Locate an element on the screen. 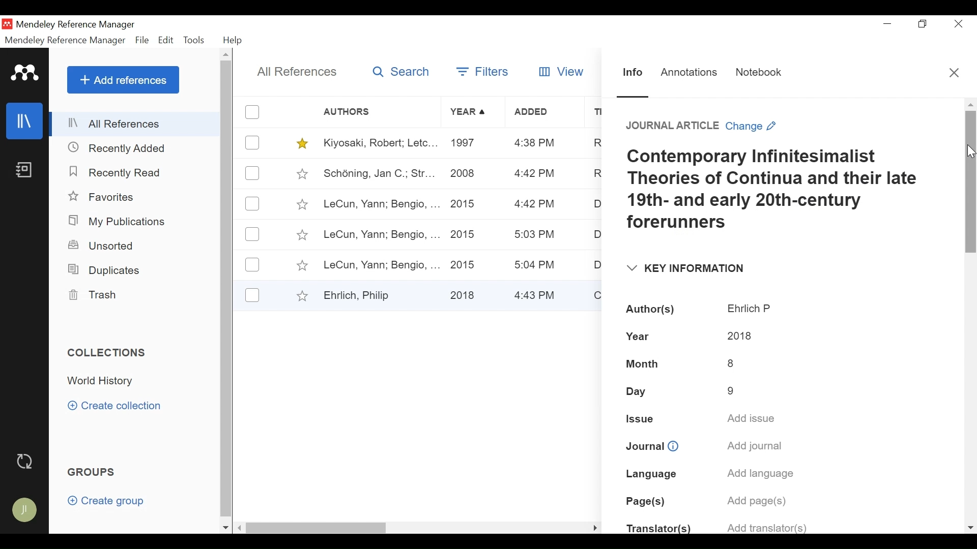 Image resolution: width=977 pixels, height=549 pixels. Filter is located at coordinates (484, 73).